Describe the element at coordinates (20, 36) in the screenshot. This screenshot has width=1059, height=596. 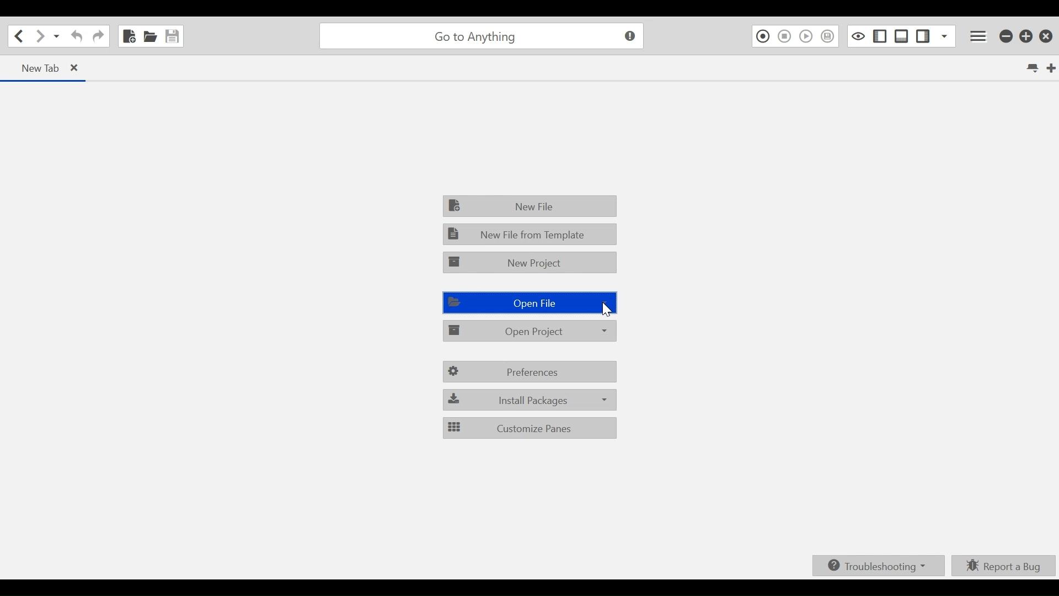
I see `Go back one location` at that location.